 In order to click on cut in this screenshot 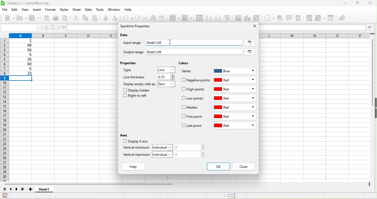, I will do `click(77, 18)`.